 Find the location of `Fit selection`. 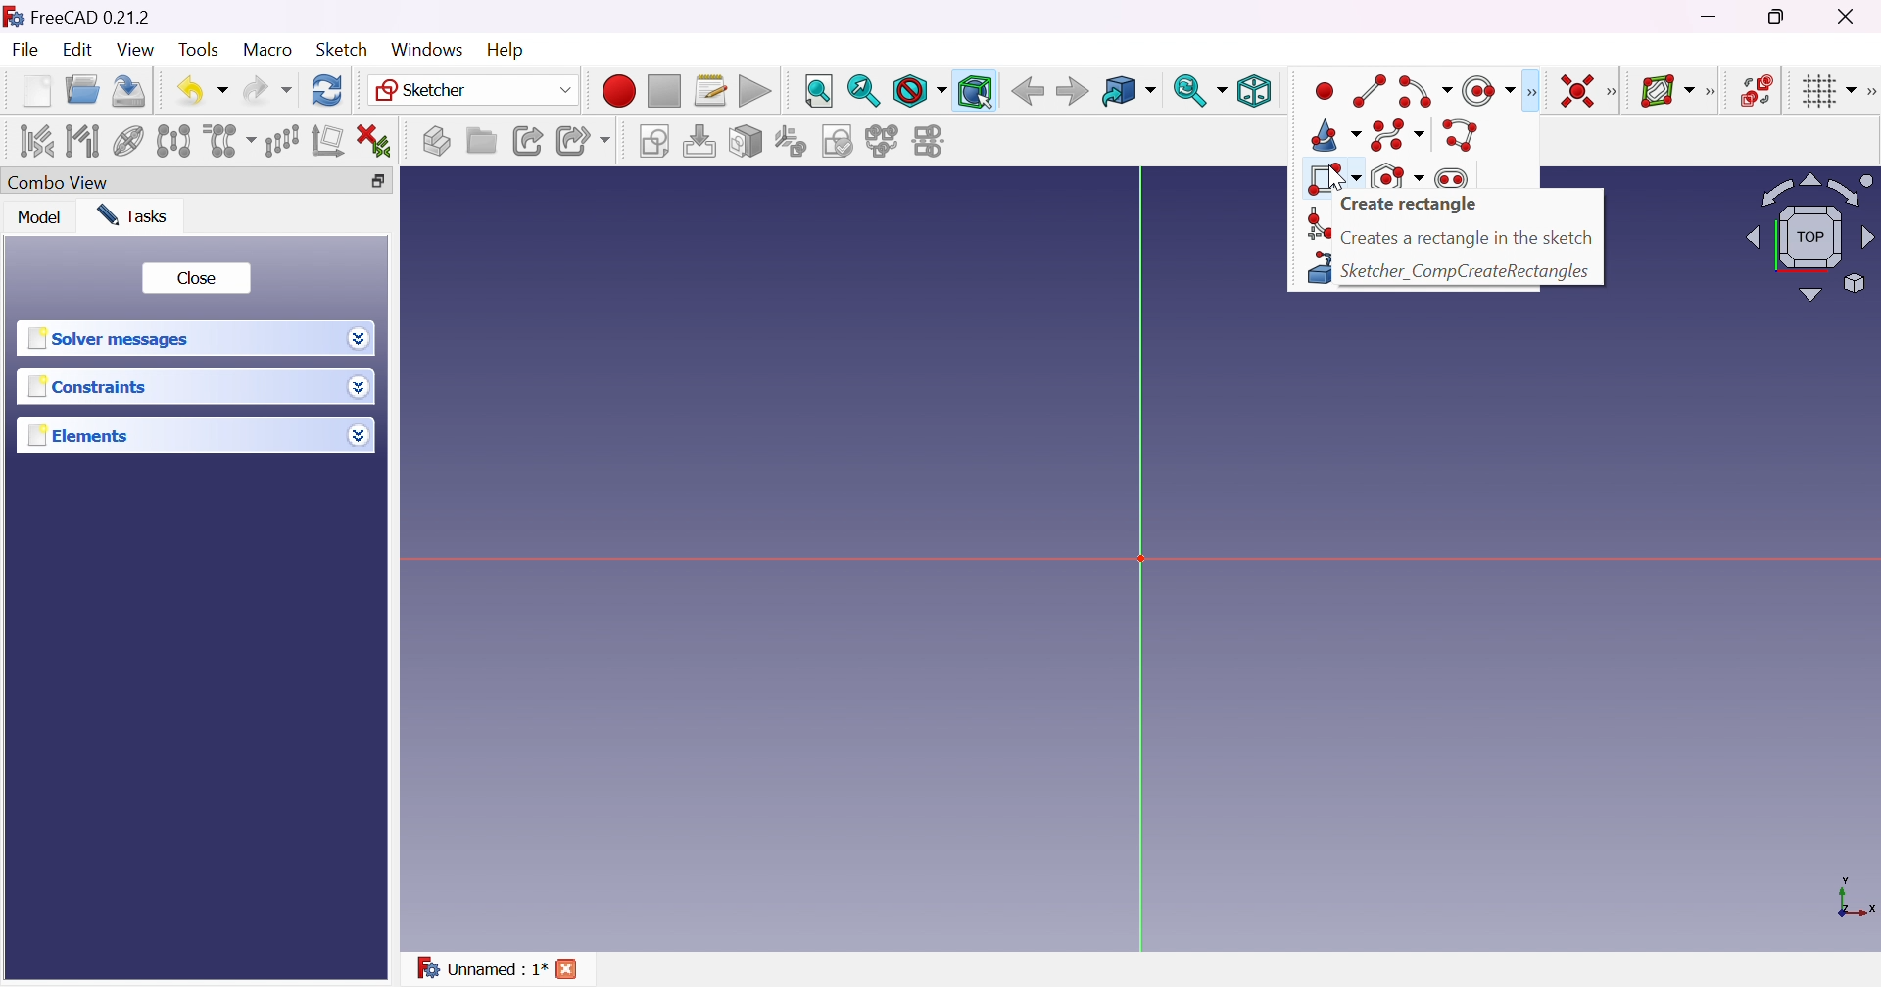

Fit selection is located at coordinates (863, 91).